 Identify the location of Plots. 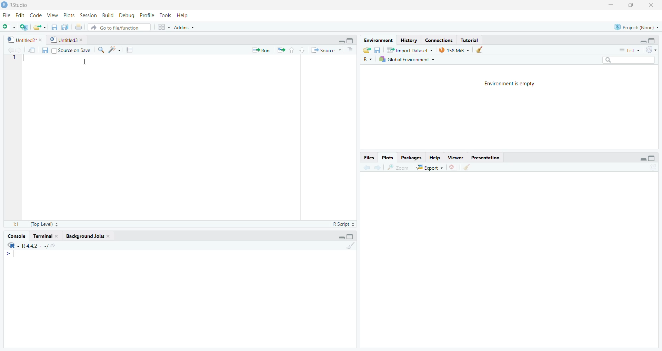
(389, 157).